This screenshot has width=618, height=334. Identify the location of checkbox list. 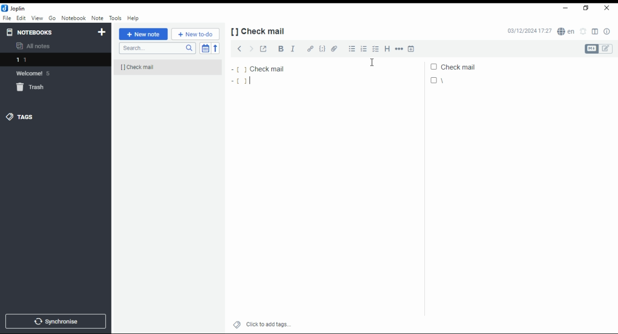
(375, 48).